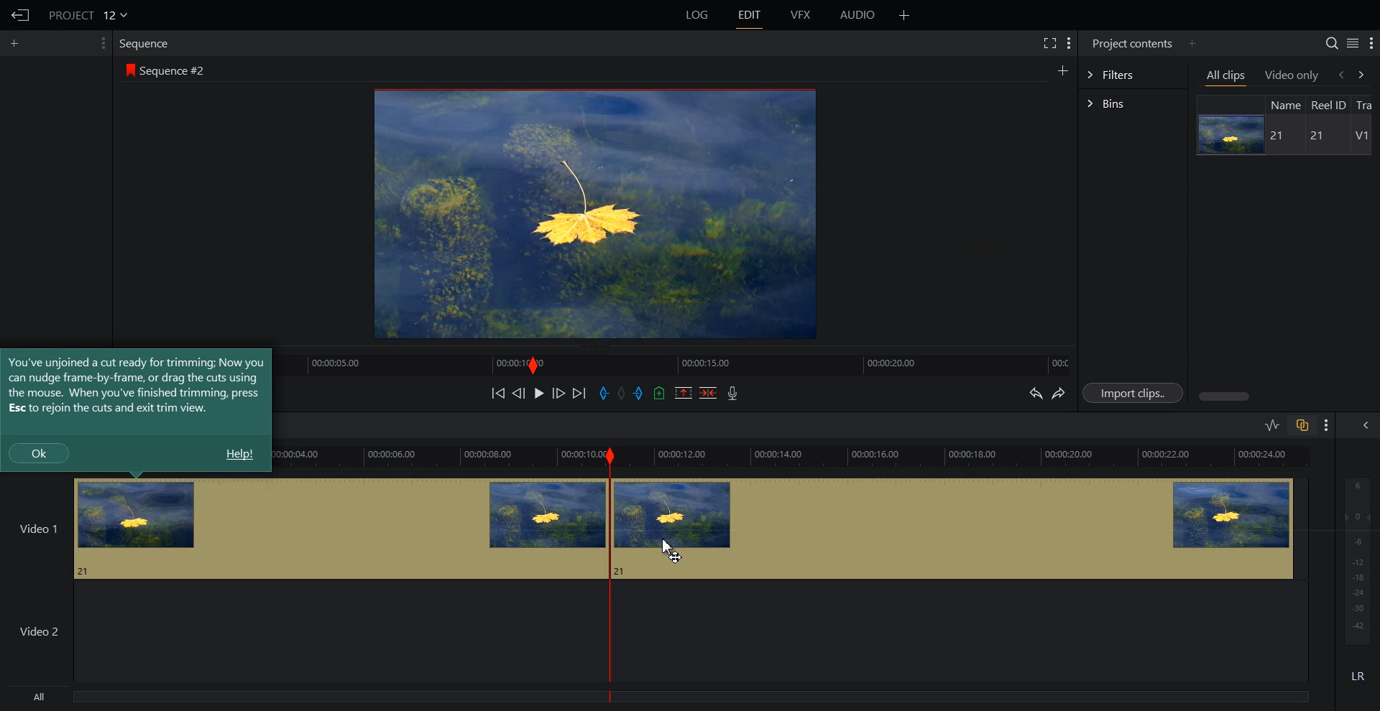  What do you see at coordinates (801, 15) in the screenshot?
I see `VFX` at bounding box center [801, 15].